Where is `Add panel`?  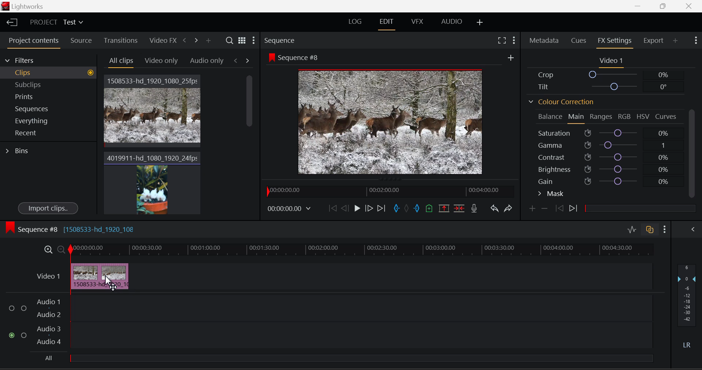
Add panel is located at coordinates (210, 41).